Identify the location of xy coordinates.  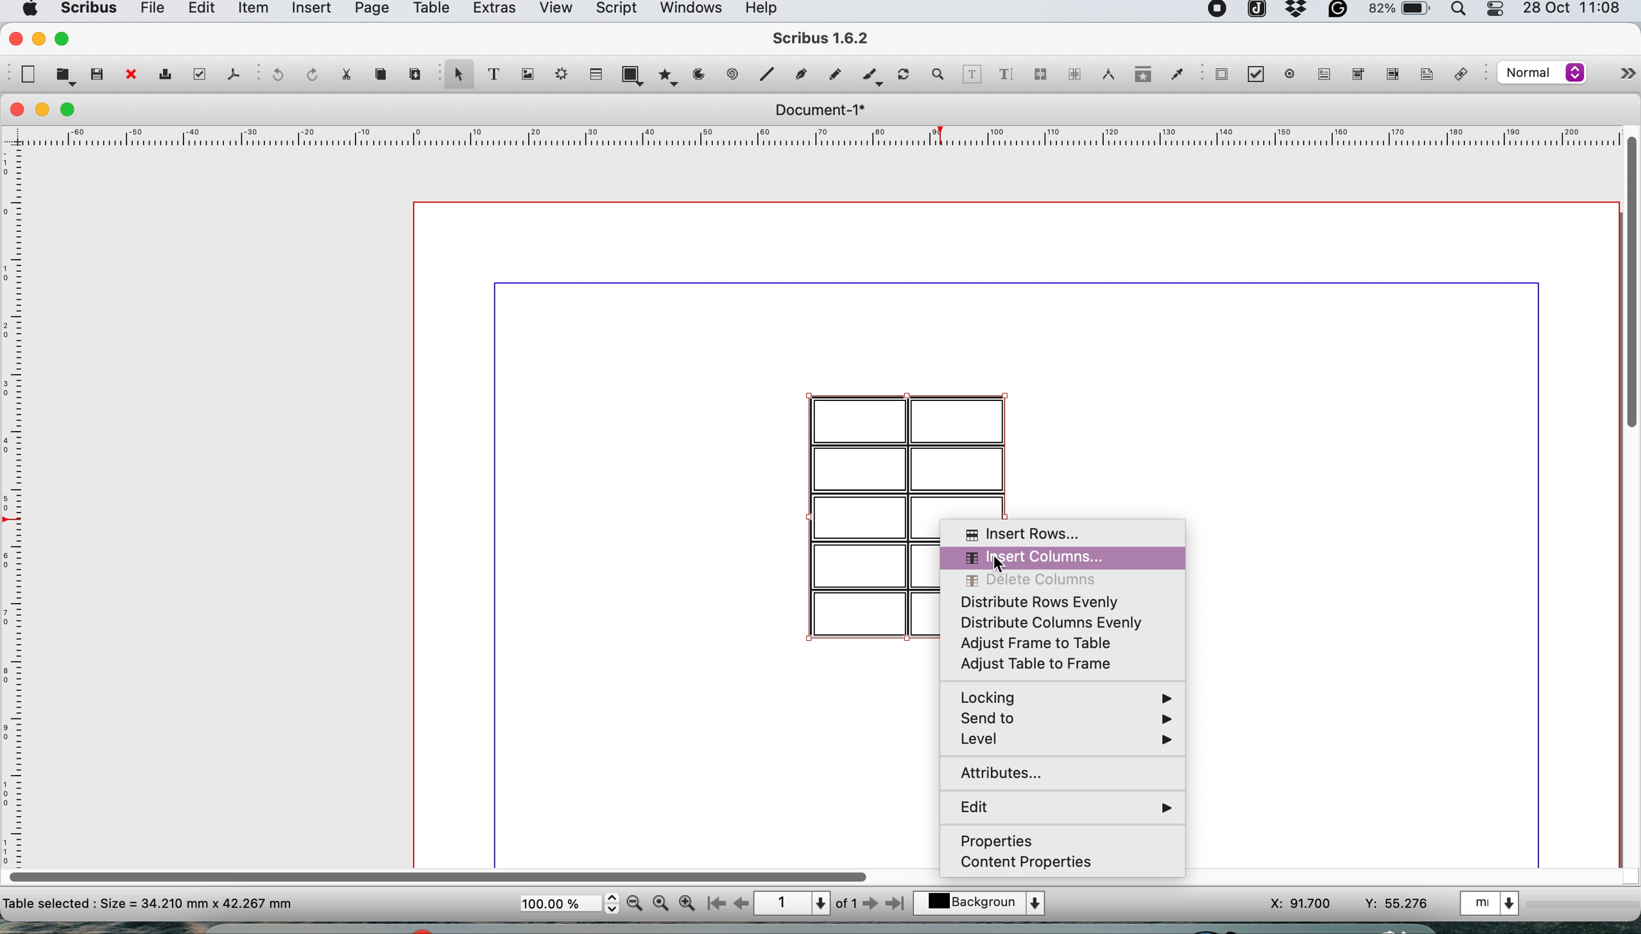
(1350, 904).